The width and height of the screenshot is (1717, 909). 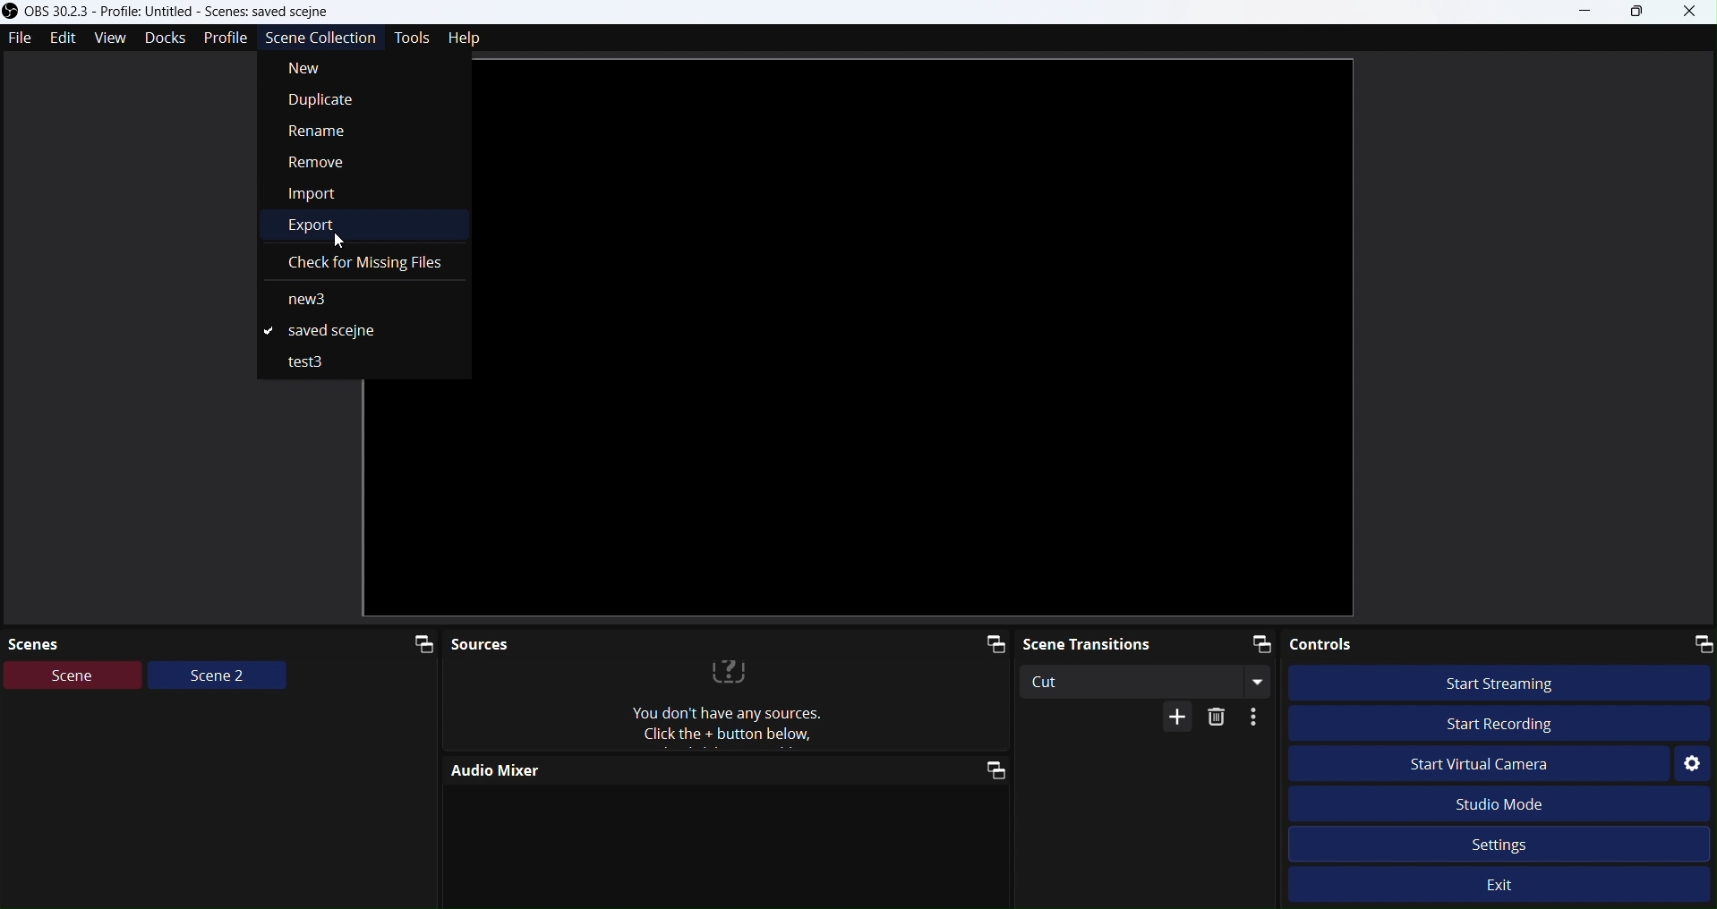 I want to click on Cut, so click(x=1151, y=681).